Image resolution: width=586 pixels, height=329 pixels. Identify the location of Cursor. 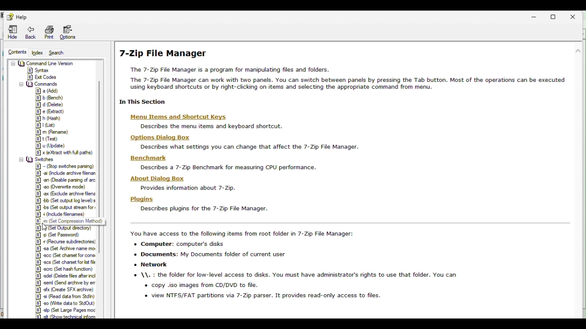
(46, 226).